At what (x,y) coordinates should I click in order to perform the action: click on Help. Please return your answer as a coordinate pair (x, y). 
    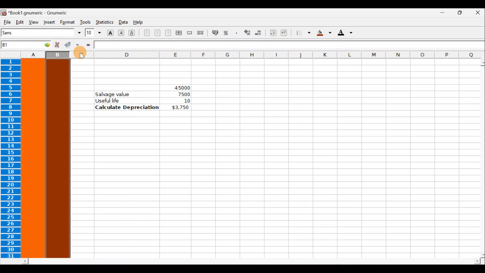
    Looking at the image, I should click on (140, 22).